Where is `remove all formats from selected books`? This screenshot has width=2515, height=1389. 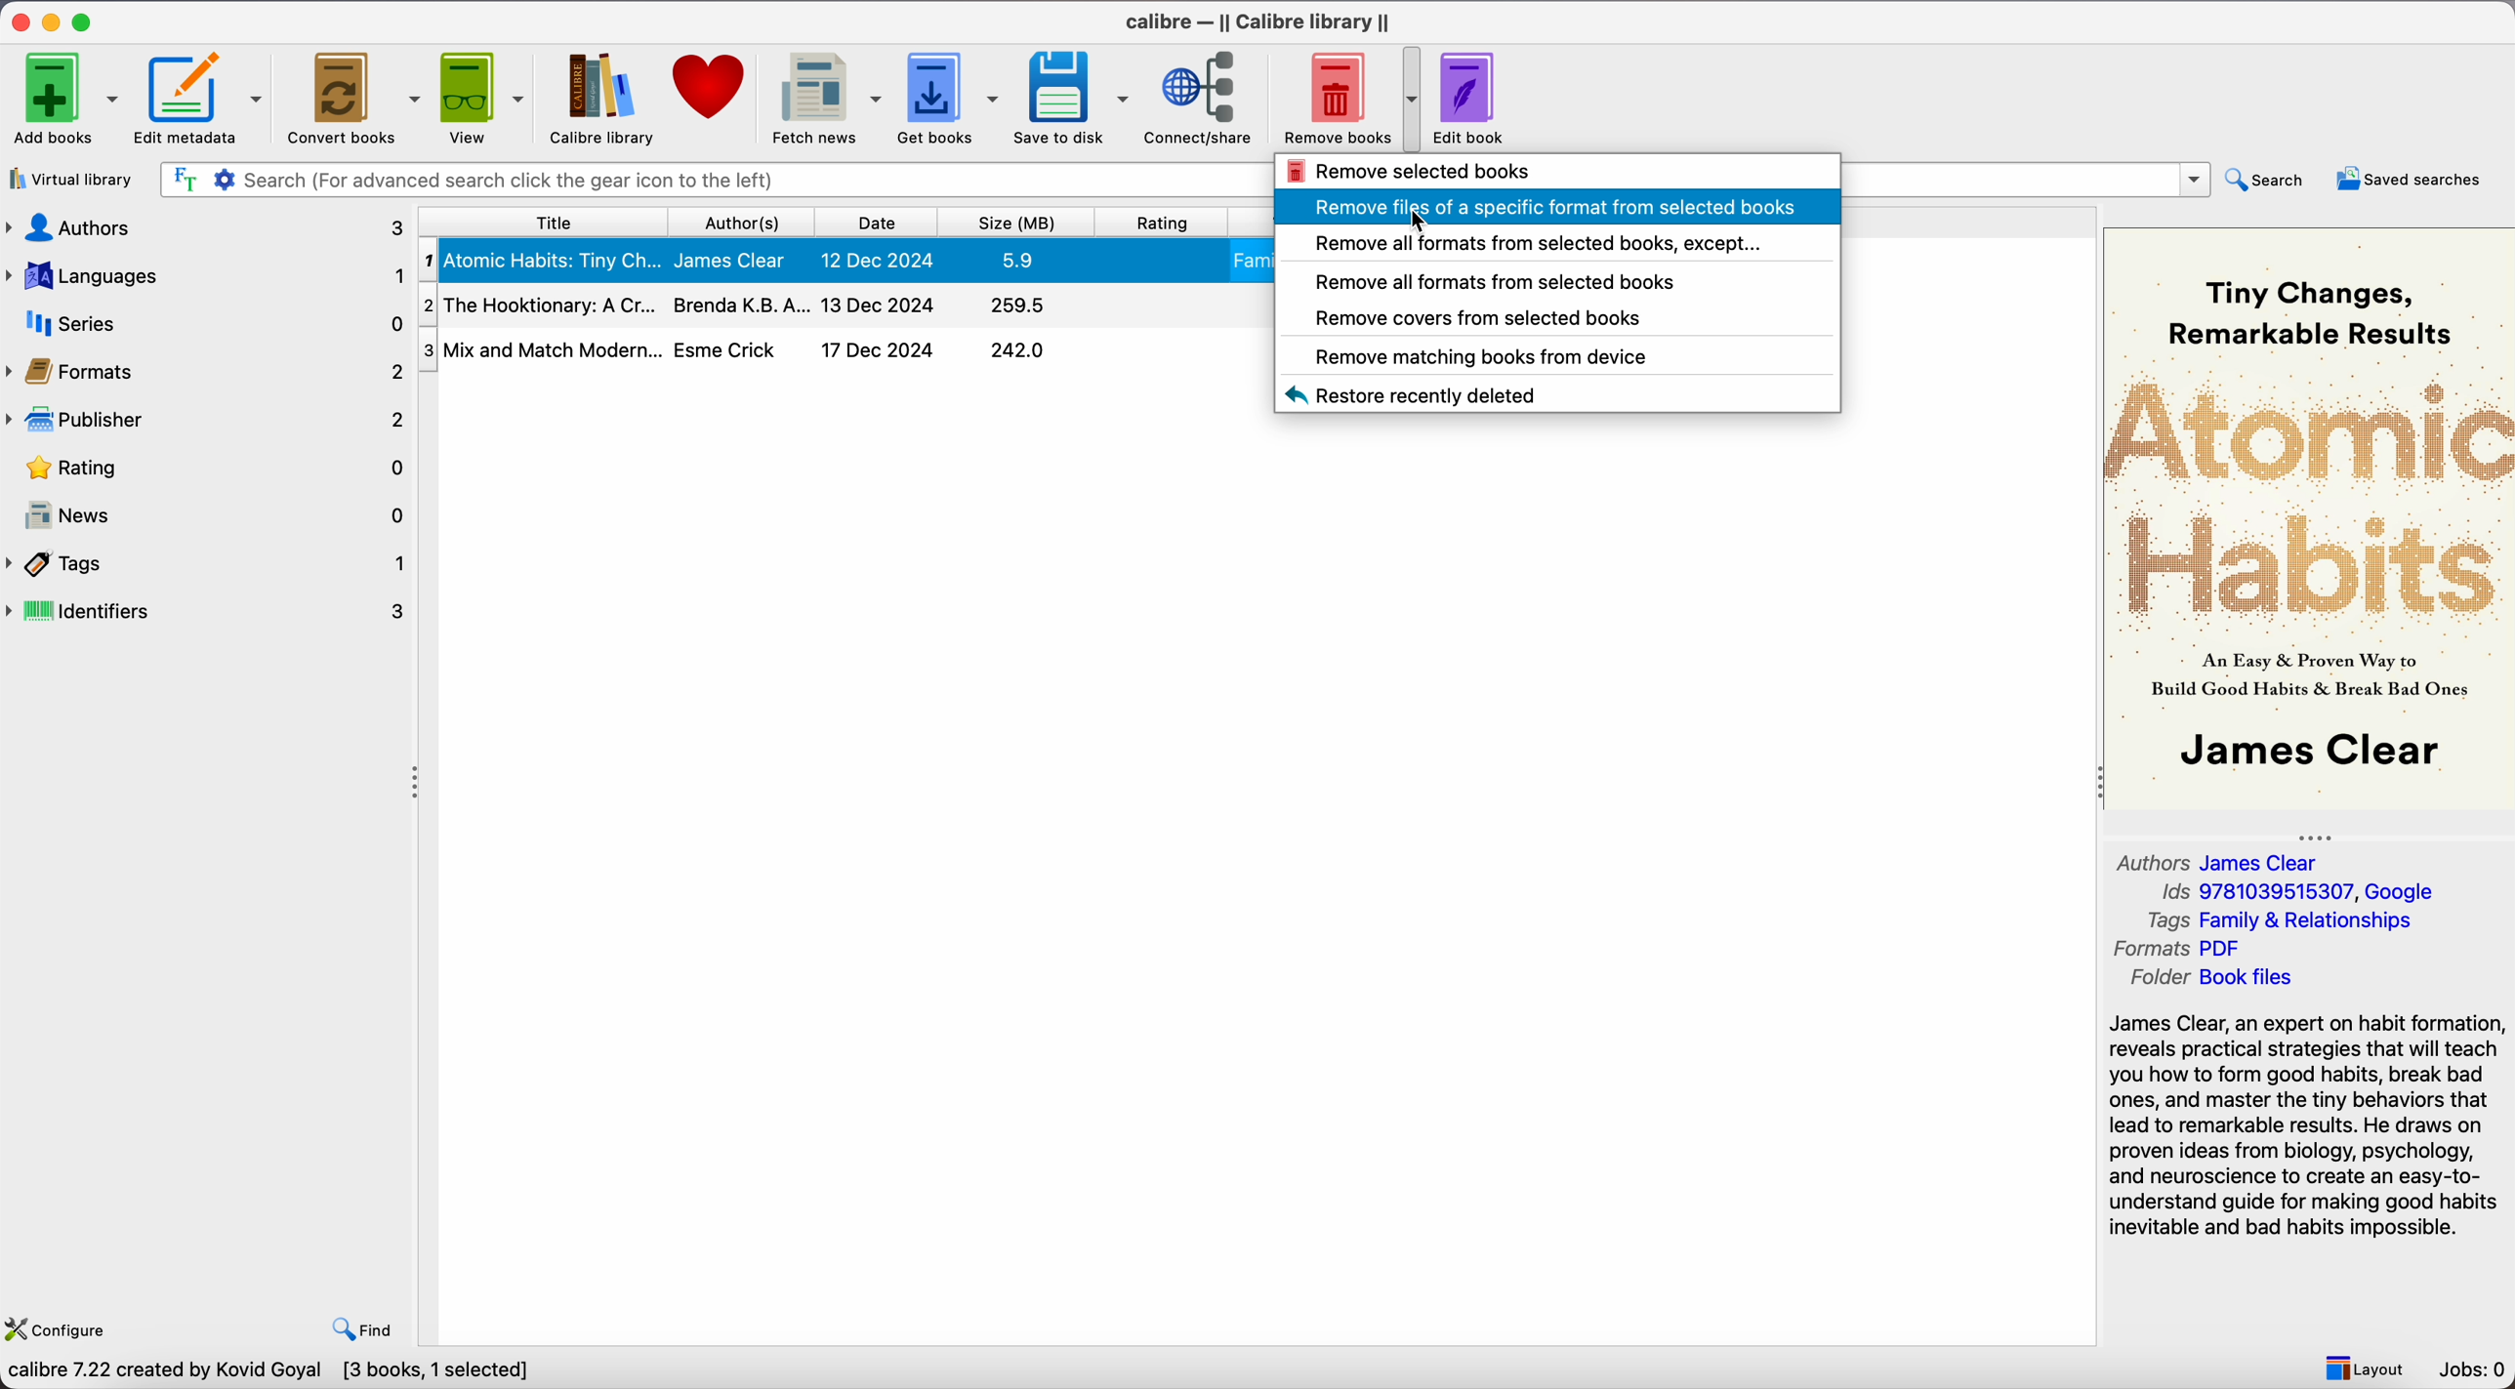
remove all formats from selected books is located at coordinates (1491, 282).